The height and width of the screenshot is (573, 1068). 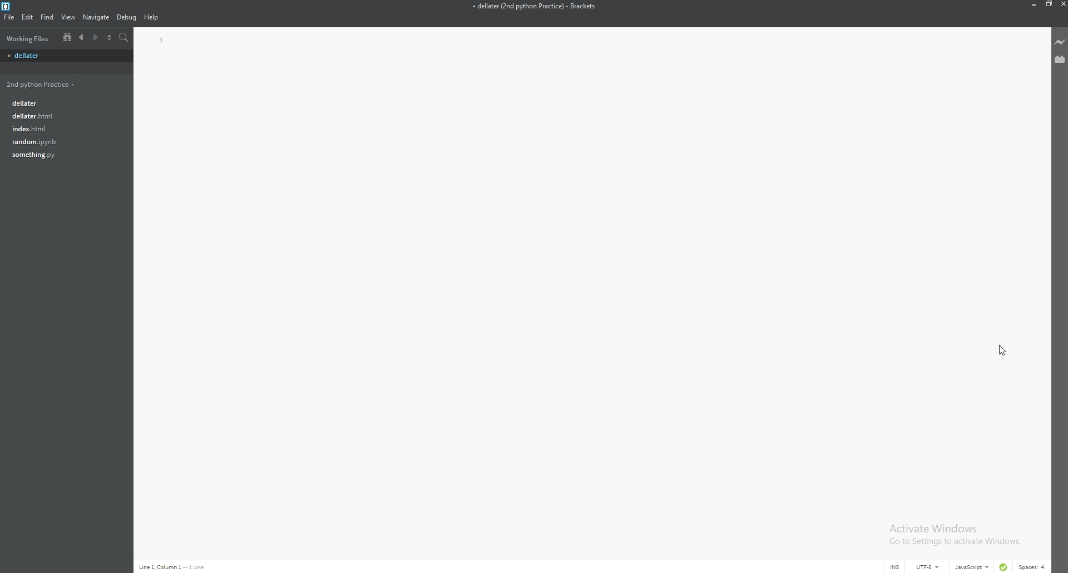 I want to click on cursor mode, so click(x=897, y=567).